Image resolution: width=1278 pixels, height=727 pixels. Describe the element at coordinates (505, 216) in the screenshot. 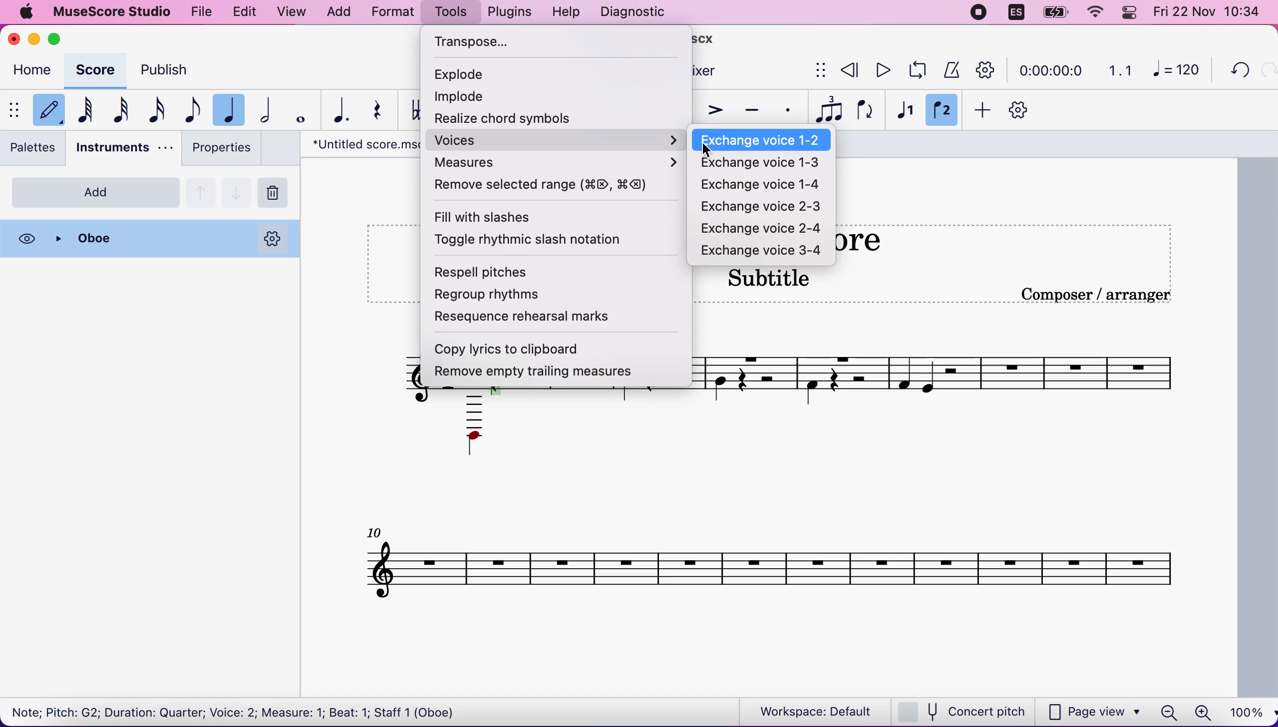

I see `fill with slashes` at that location.